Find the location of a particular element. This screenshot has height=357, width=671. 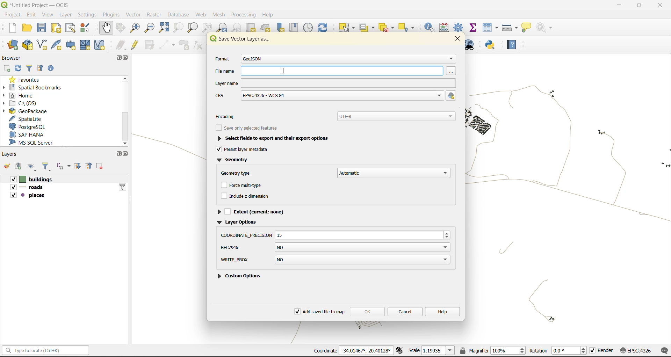

favorites is located at coordinates (29, 80).